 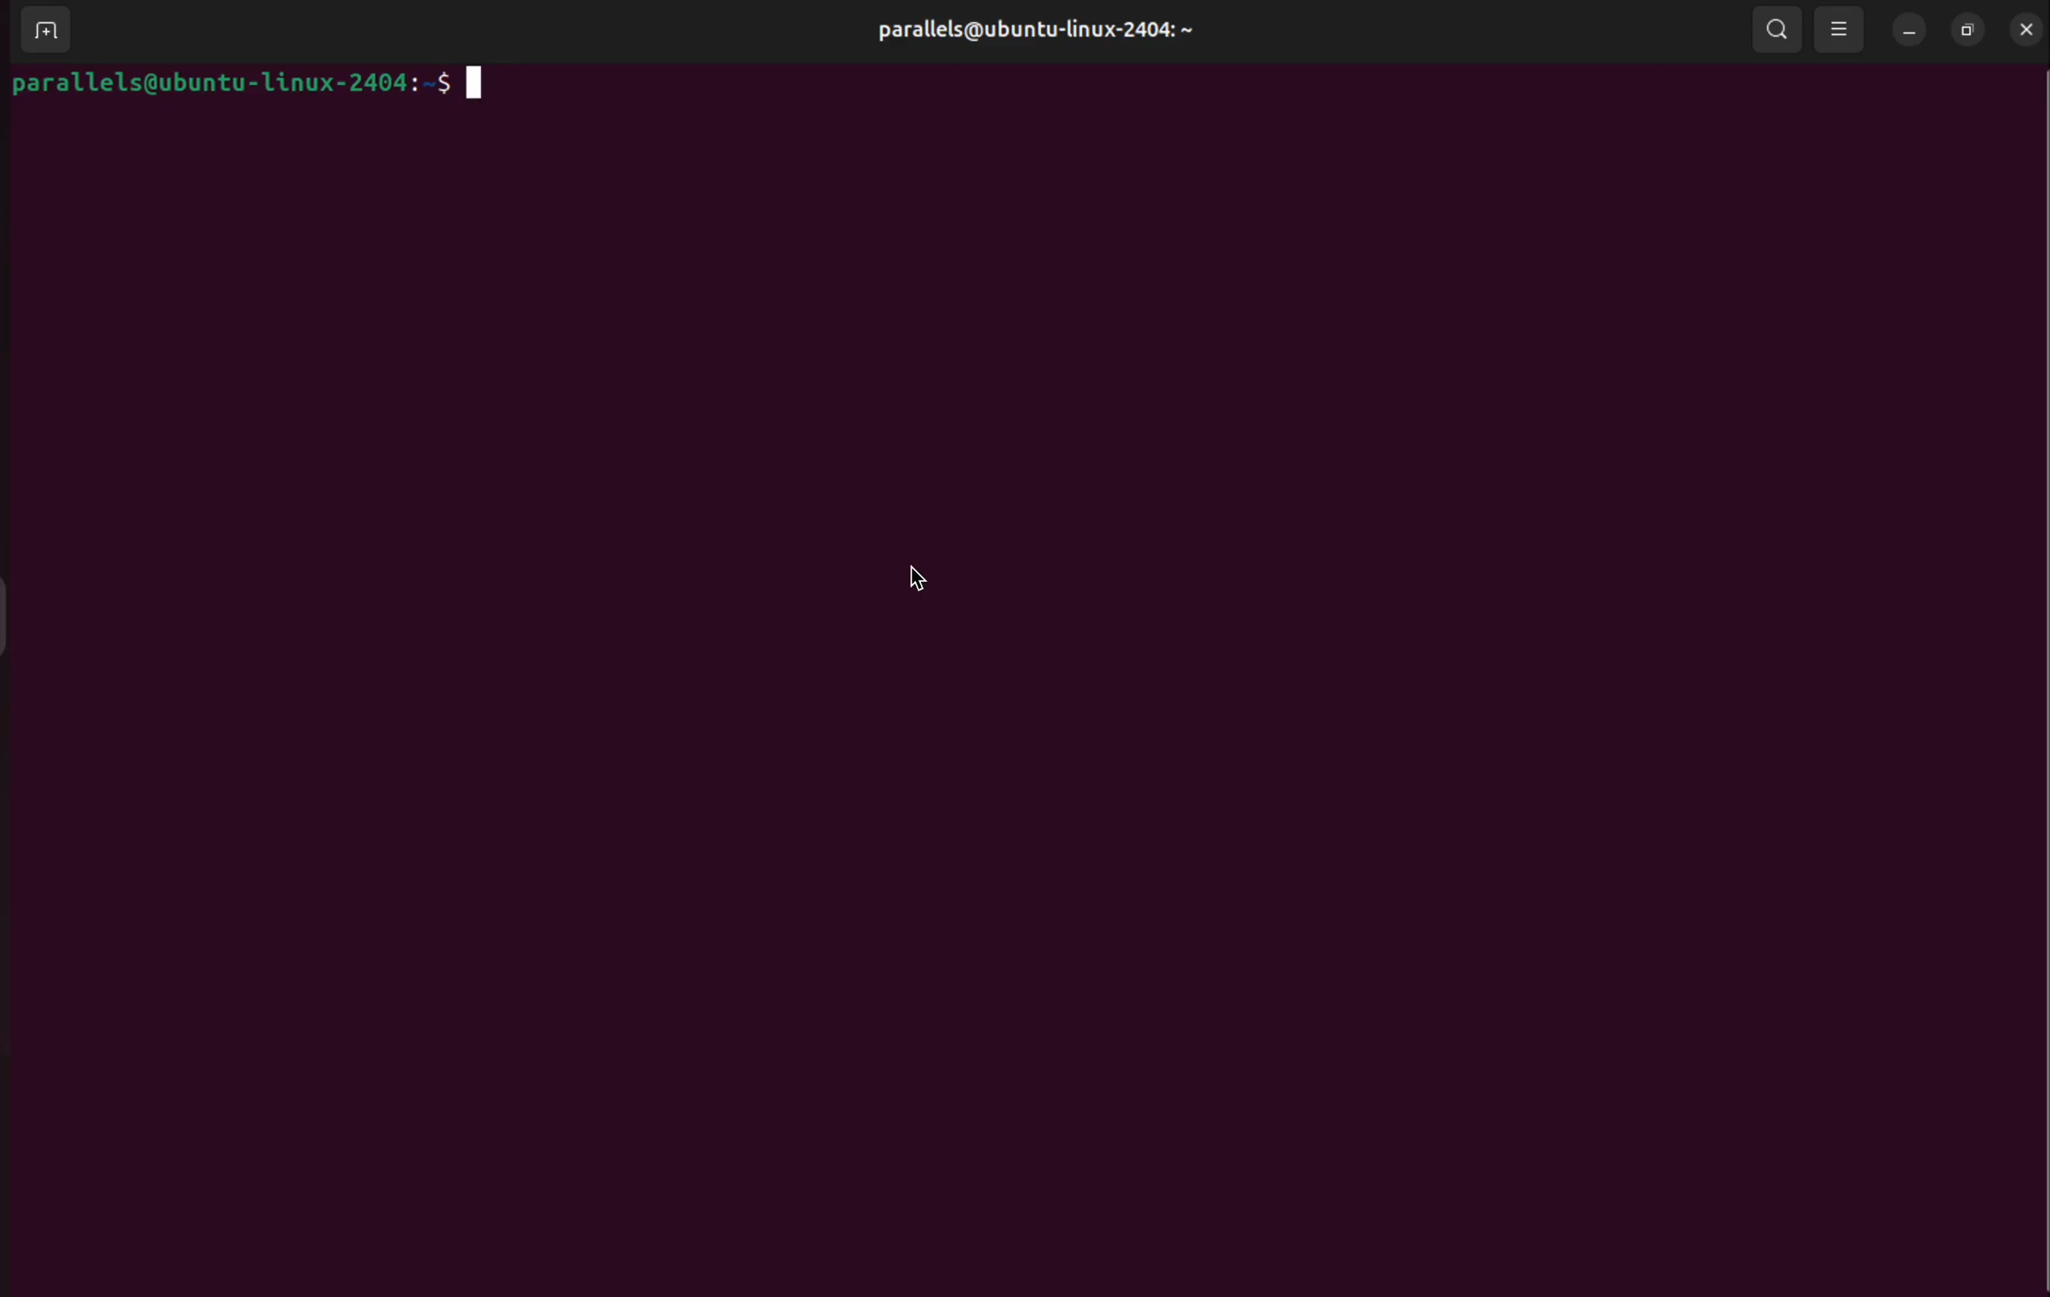 What do you see at coordinates (1778, 28) in the screenshot?
I see `search ` at bounding box center [1778, 28].